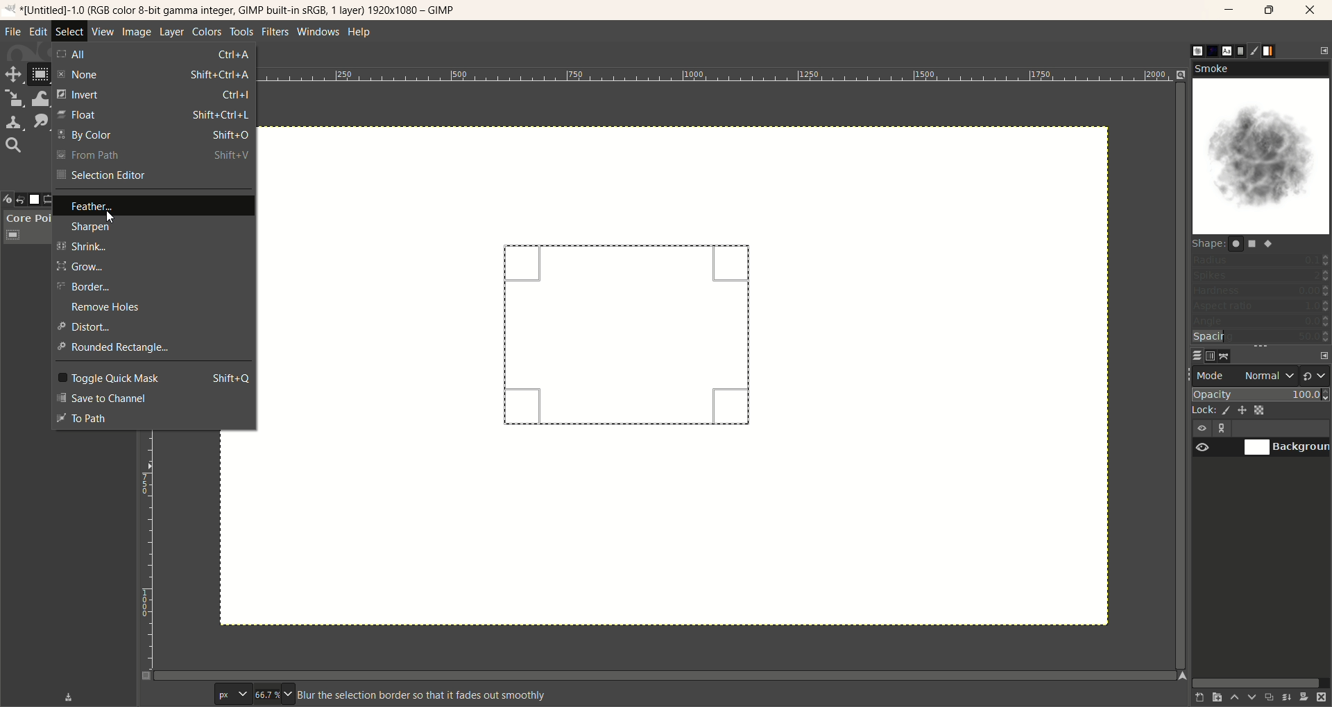 This screenshot has height=707, width=1332. Describe the element at coordinates (156, 55) in the screenshot. I see `all` at that location.